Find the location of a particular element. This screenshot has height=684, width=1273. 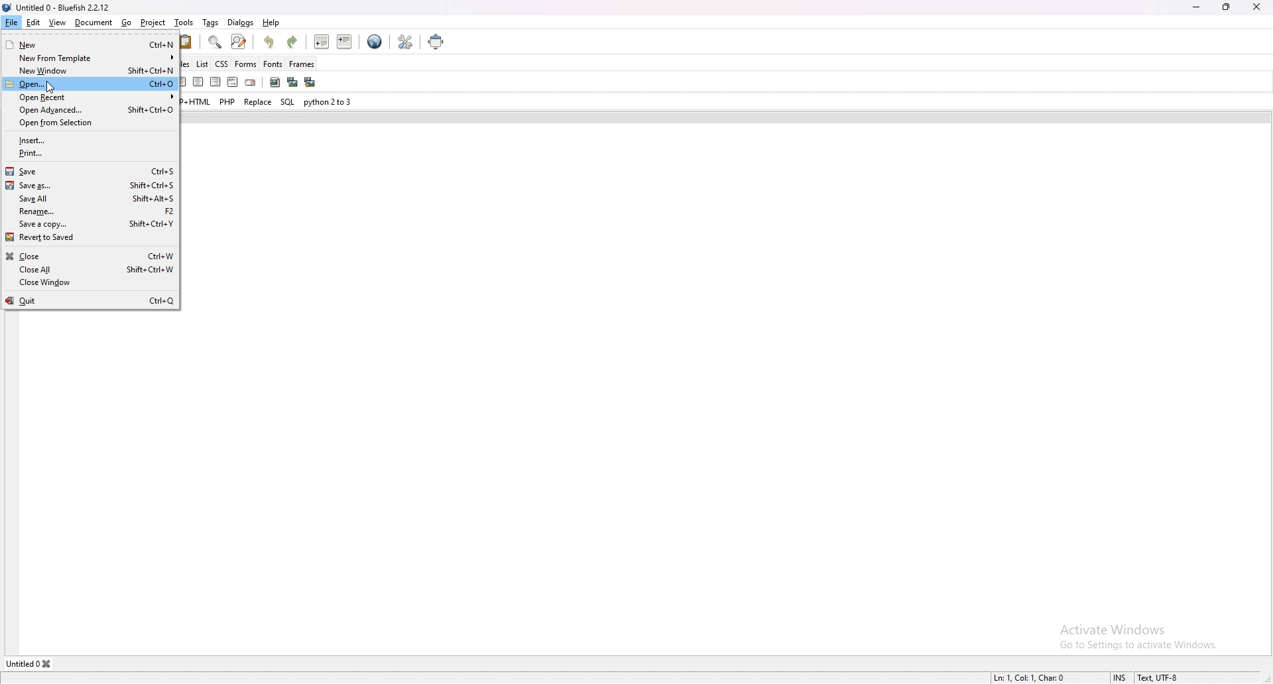

Ctrl+S is located at coordinates (162, 170).